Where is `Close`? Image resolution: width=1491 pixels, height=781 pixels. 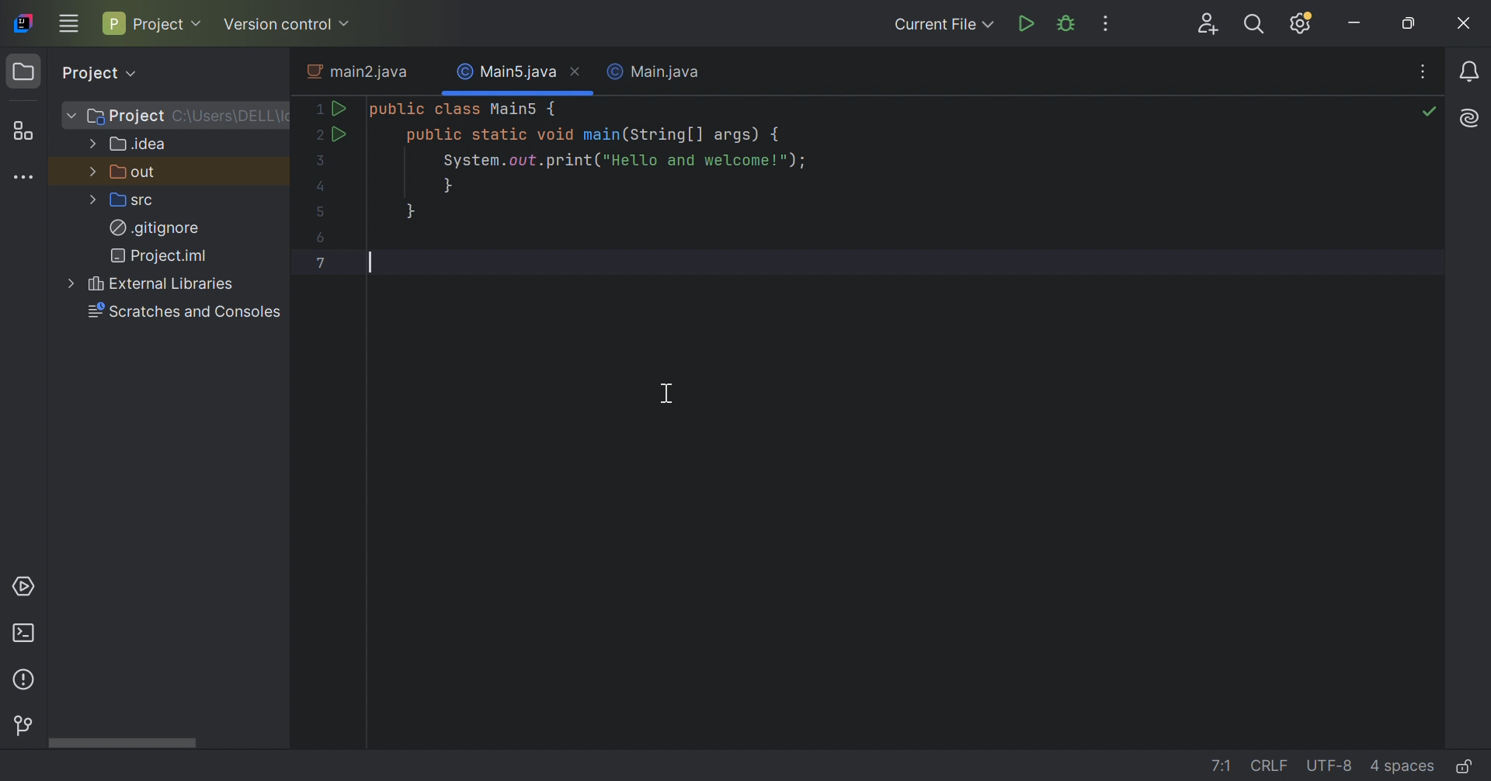
Close is located at coordinates (577, 73).